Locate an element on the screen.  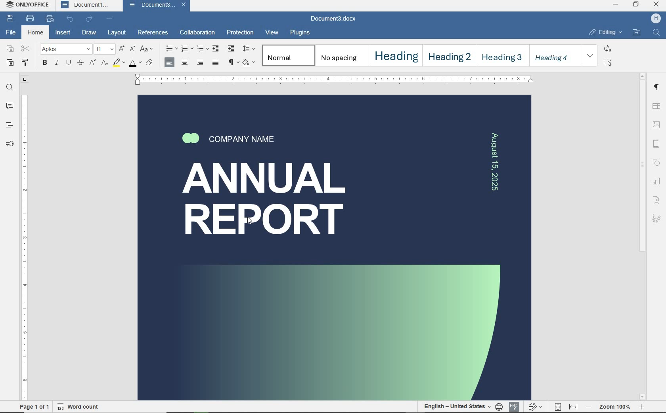
feedback & support is located at coordinates (10, 143).